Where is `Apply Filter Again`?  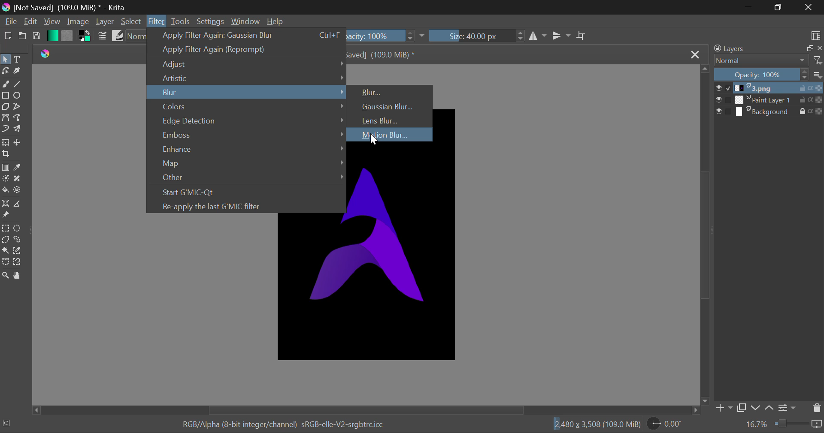 Apply Filter Again is located at coordinates (244, 49).